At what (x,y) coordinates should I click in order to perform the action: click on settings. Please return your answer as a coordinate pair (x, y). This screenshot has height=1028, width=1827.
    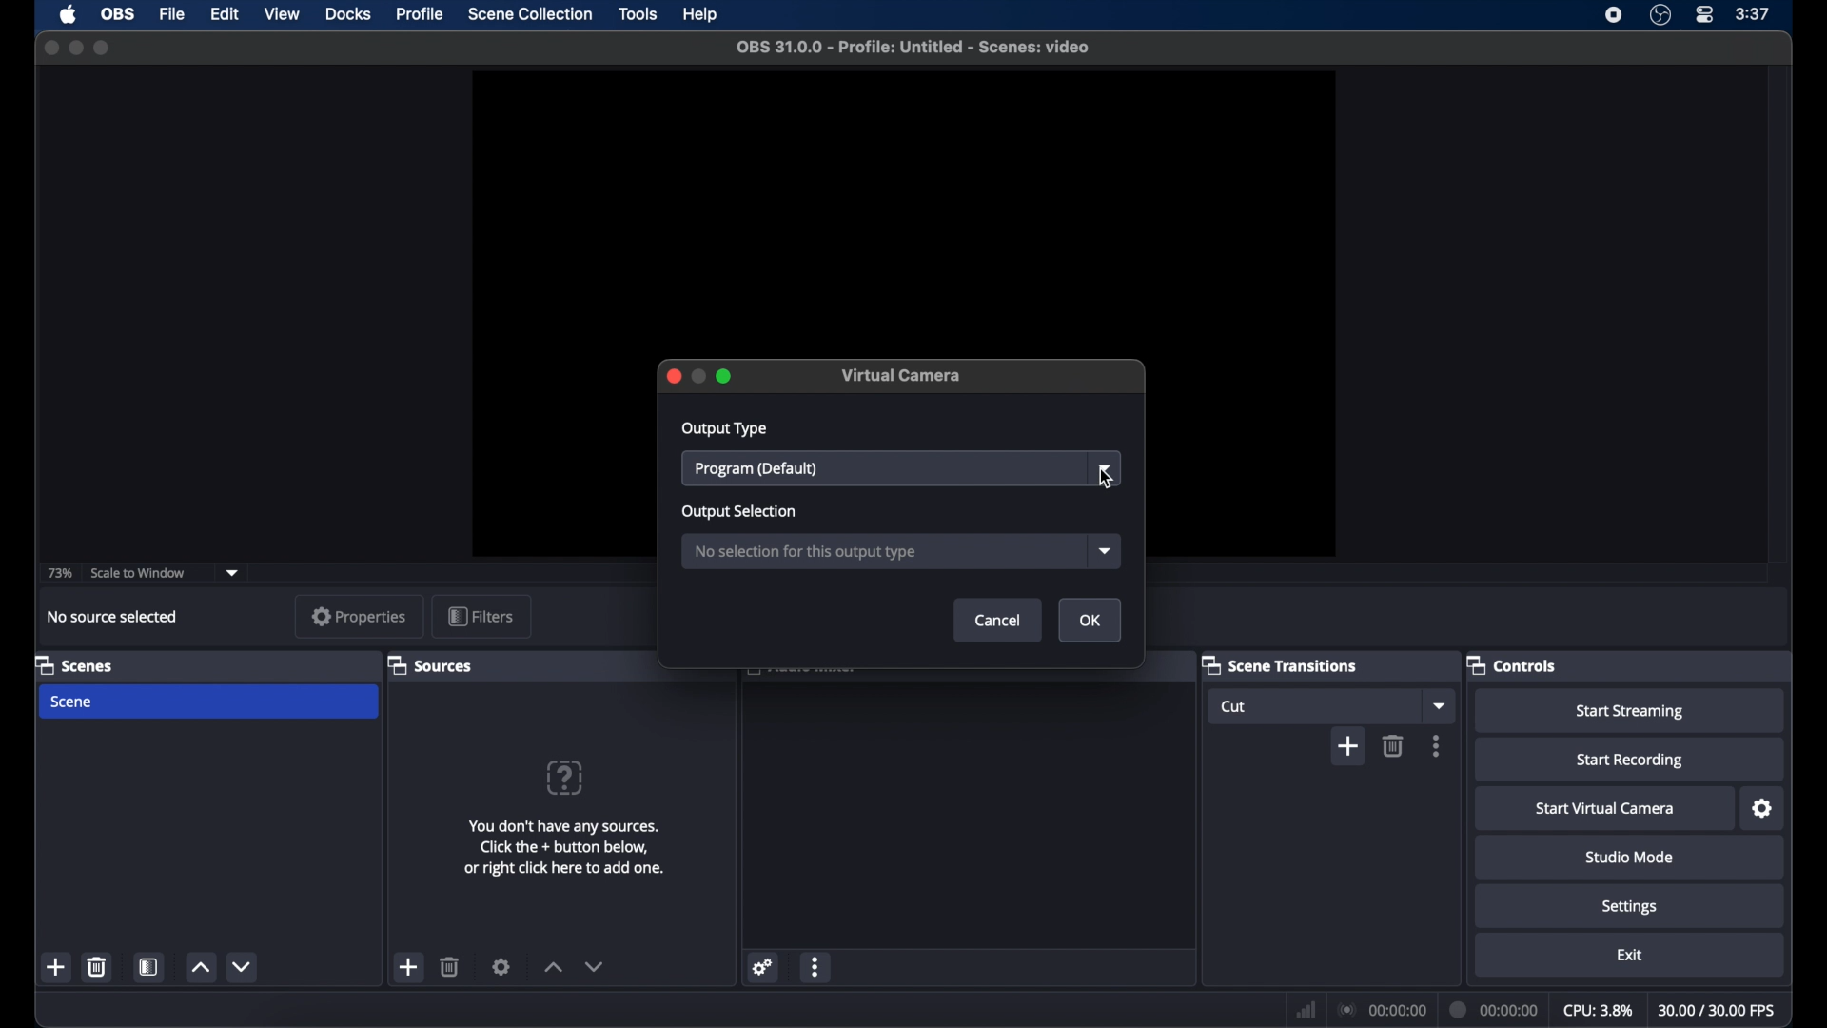
    Looking at the image, I should click on (1763, 808).